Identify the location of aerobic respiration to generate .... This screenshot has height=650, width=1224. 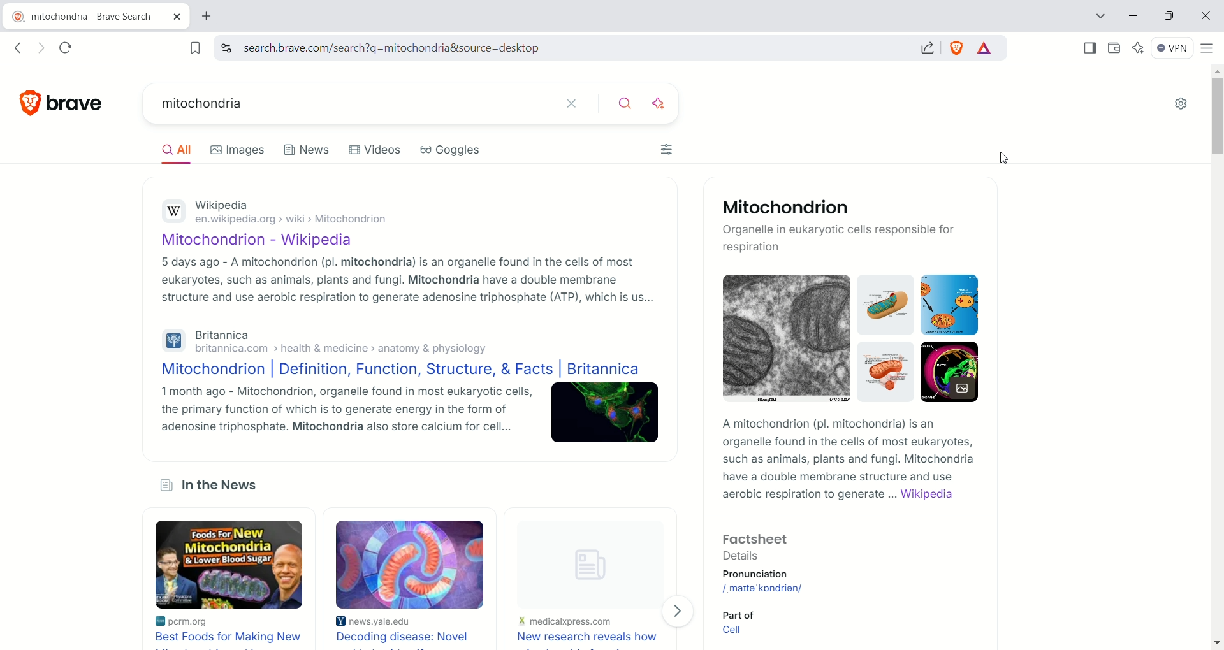
(810, 495).